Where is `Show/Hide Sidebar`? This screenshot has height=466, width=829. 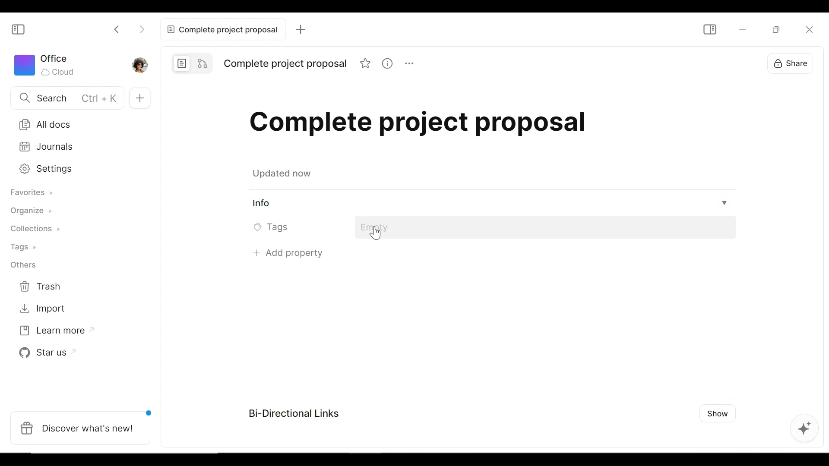
Show/Hide Sidebar is located at coordinates (708, 30).